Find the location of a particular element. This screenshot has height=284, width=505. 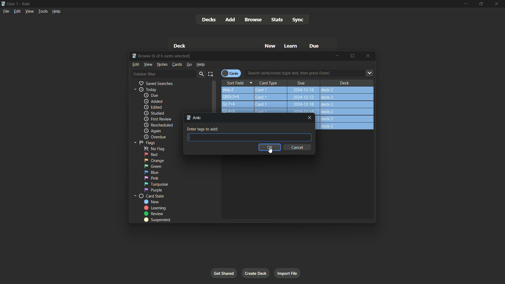

Edit is located at coordinates (136, 64).